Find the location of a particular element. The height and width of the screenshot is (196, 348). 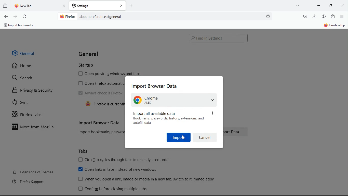

Search bar is located at coordinates (219, 38).